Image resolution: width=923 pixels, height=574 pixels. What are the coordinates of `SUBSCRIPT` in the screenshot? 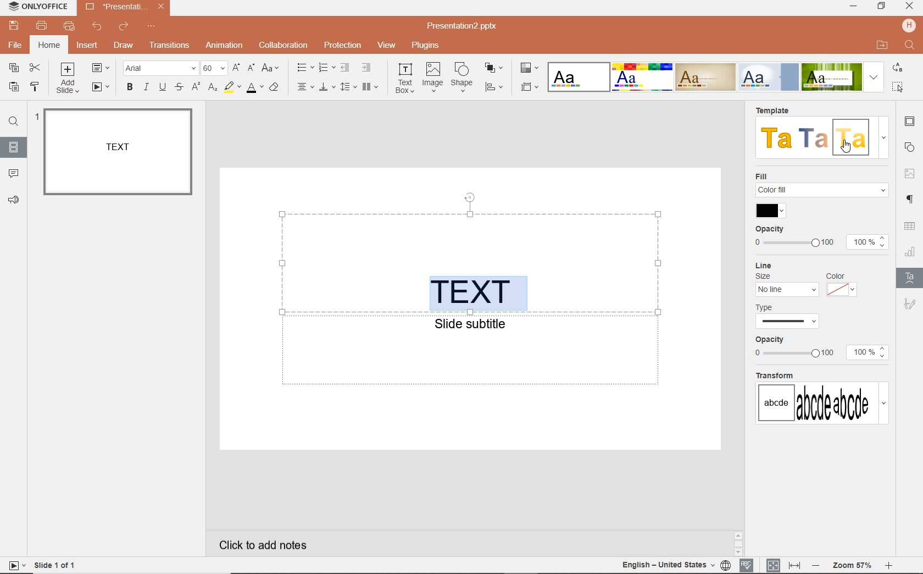 It's located at (213, 88).